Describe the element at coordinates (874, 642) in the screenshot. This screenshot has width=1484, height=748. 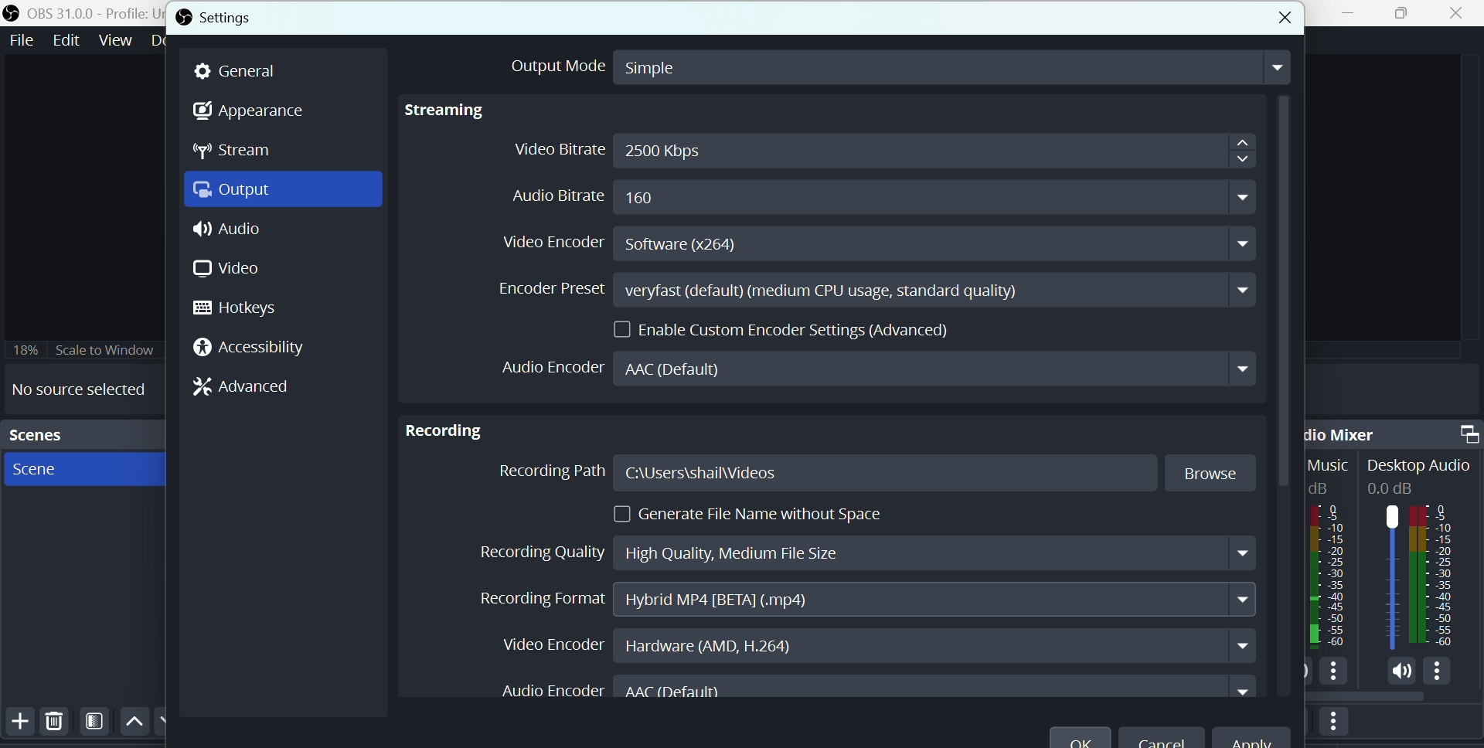
I see `Video en coder` at that location.